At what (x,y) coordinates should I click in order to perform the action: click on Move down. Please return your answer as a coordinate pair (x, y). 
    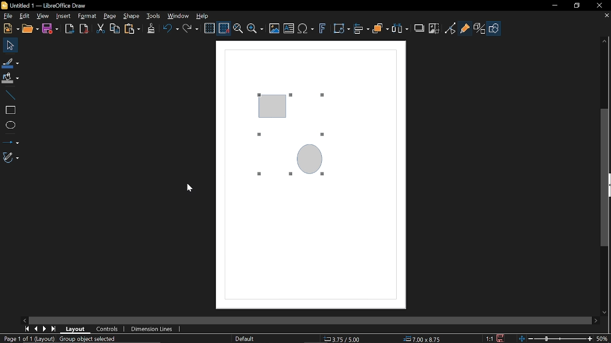
    Looking at the image, I should click on (605, 313).